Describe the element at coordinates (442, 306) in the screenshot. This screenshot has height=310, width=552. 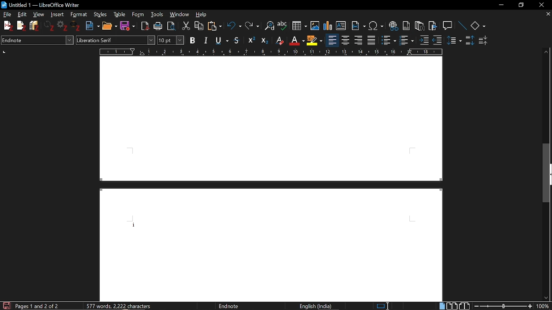
I see `Single page view` at that location.